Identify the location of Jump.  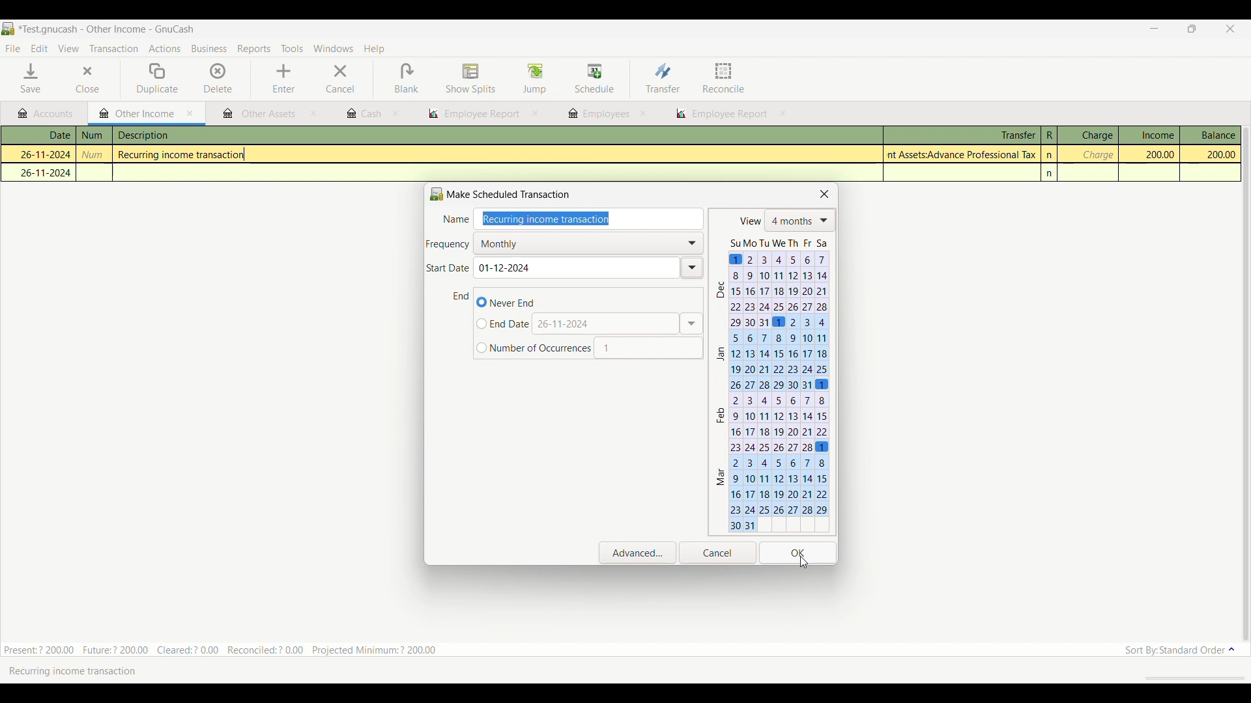
(534, 78).